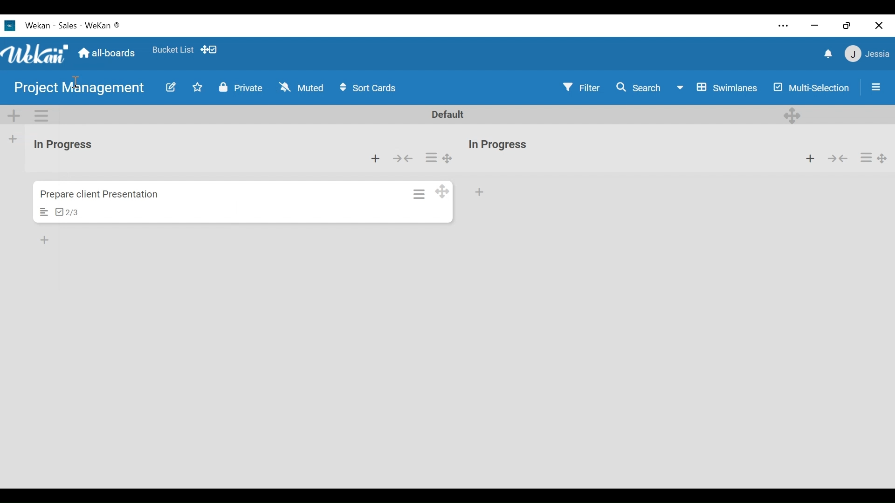 The image size is (895, 503). Describe the element at coordinates (837, 157) in the screenshot. I see `Collapse` at that location.